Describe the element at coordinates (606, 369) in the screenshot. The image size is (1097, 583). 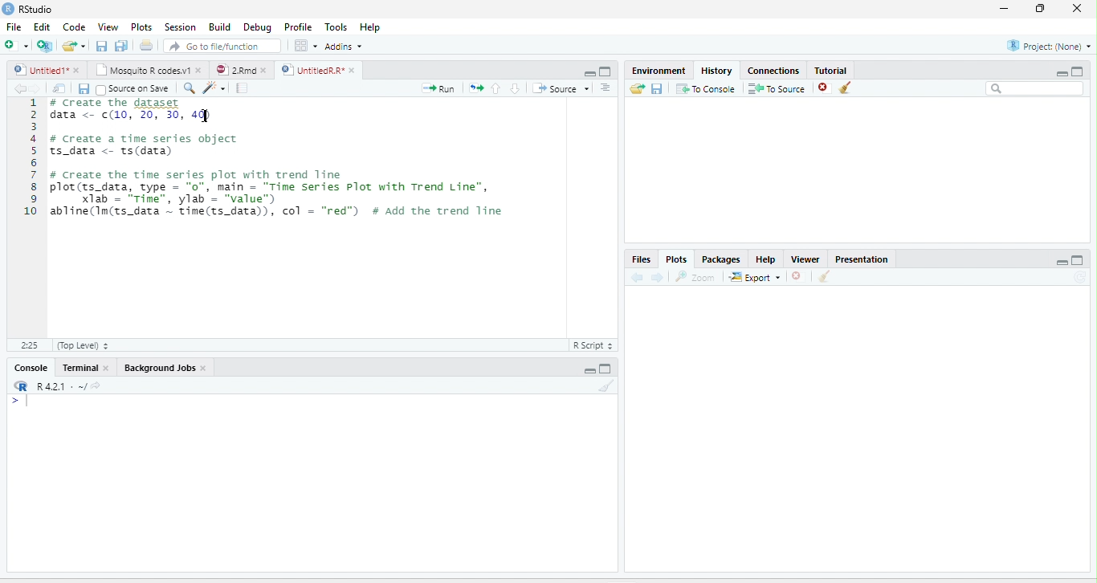
I see `Maximize` at that location.